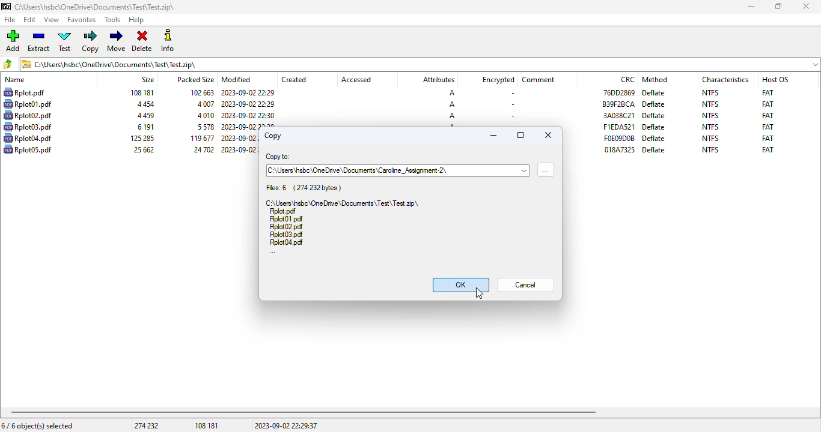  Describe the element at coordinates (238, 149) in the screenshot. I see `modified date & time` at that location.